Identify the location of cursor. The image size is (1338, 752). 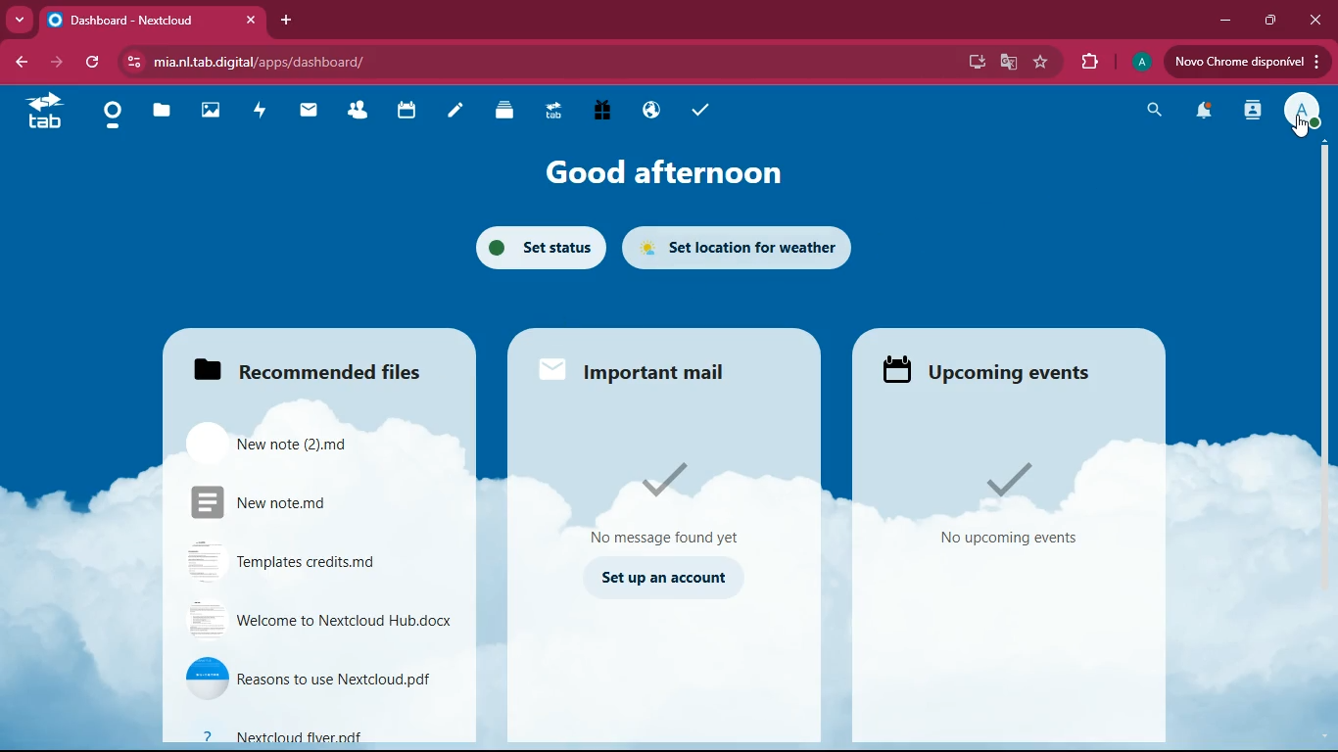
(1298, 128).